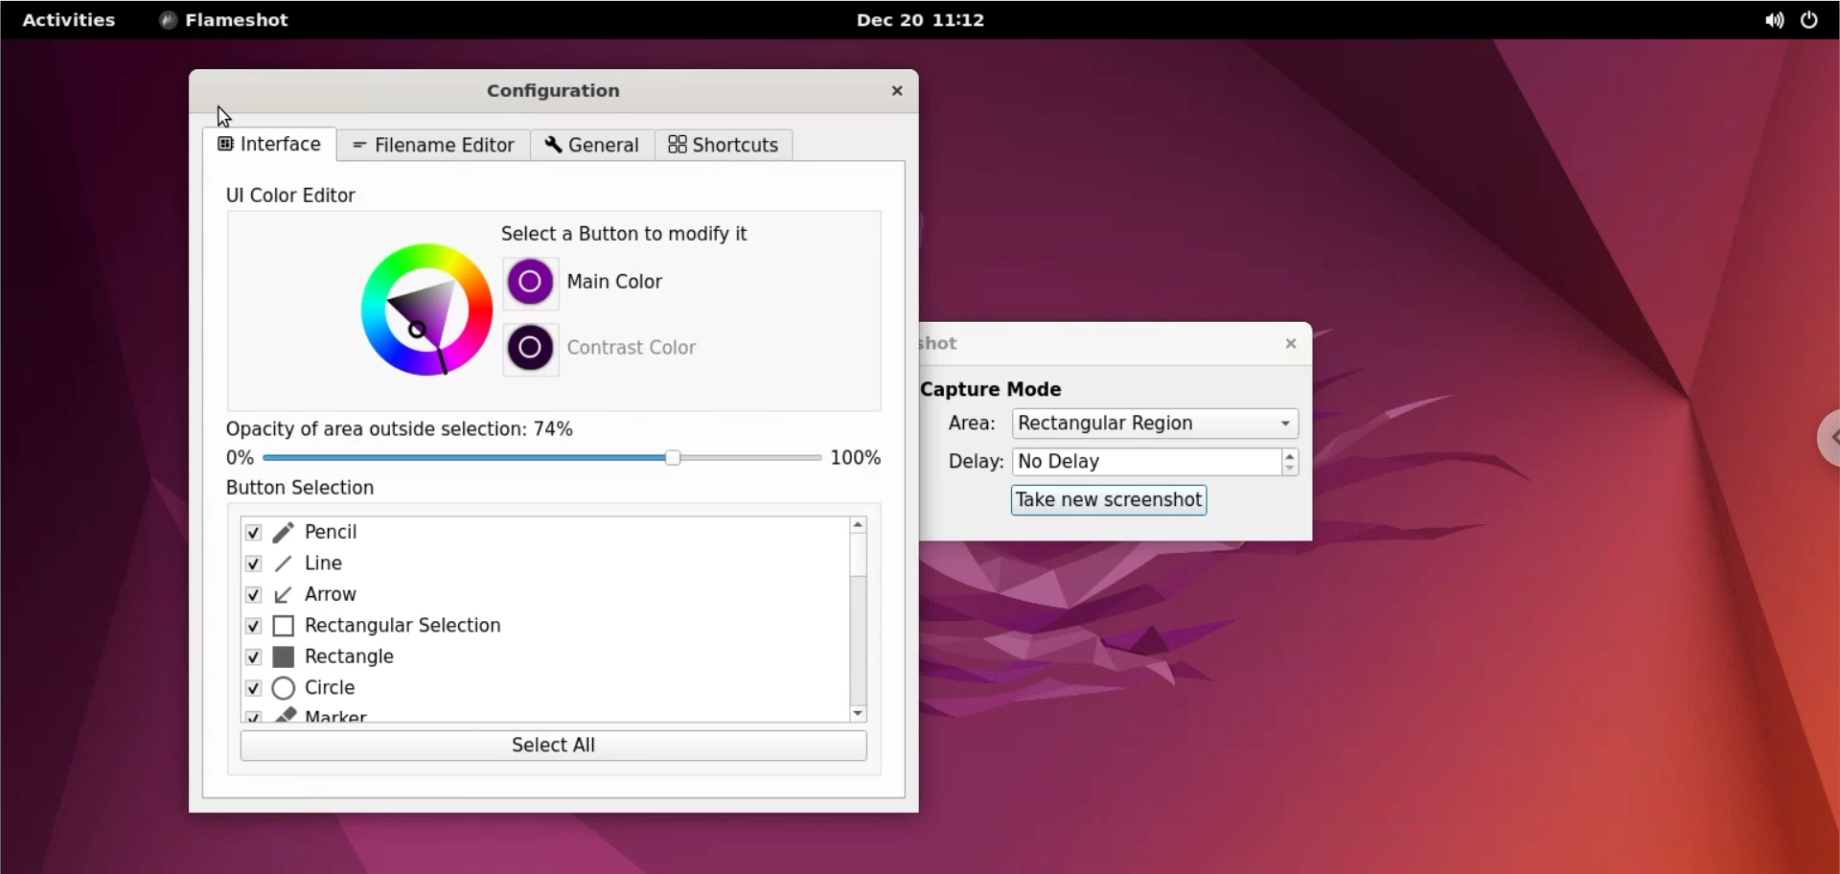  I want to click on delay, so click(959, 465).